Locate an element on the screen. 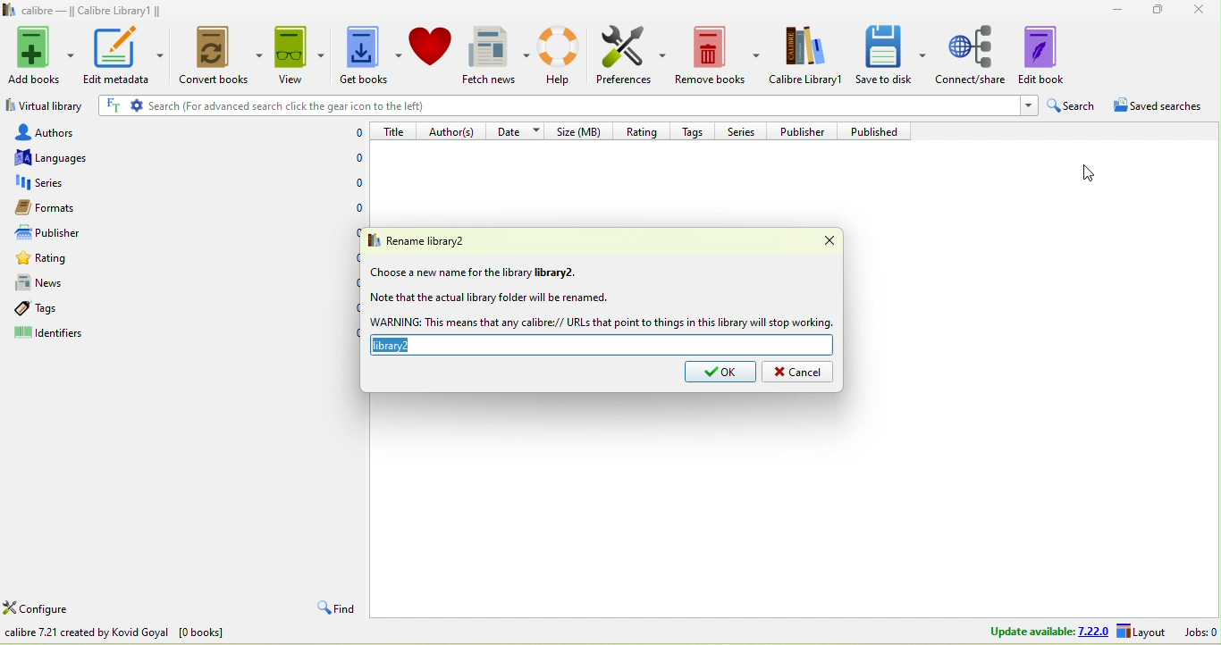  note that the actual library folder will be renamed is located at coordinates (489, 298).